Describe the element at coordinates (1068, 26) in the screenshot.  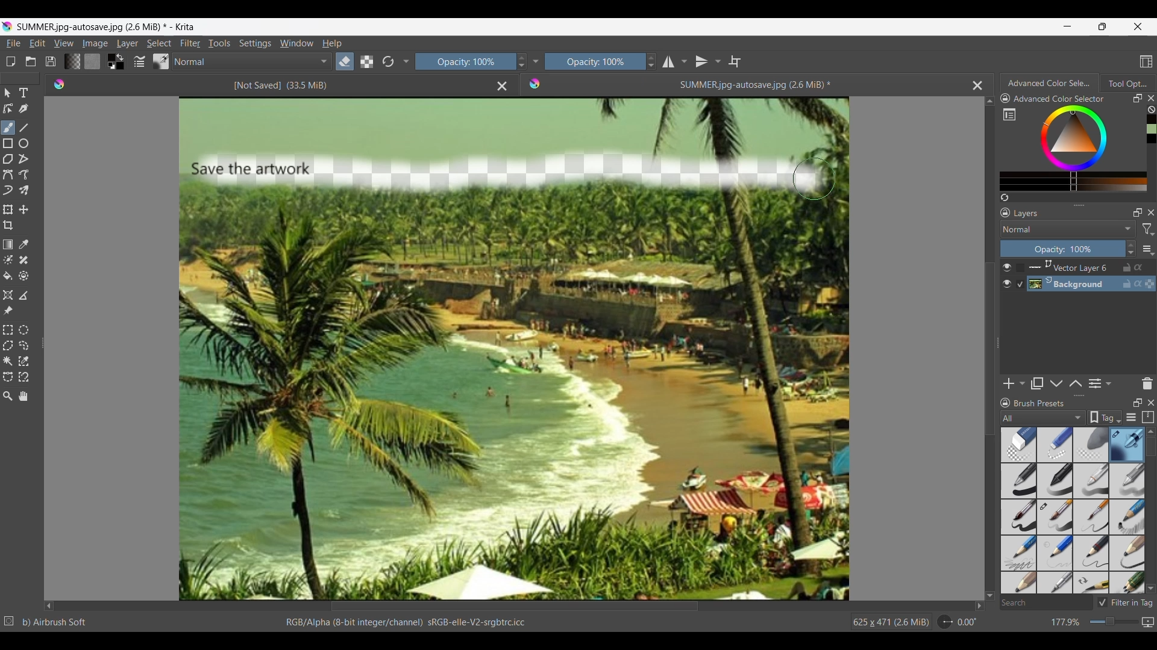
I see `Minimize` at that location.